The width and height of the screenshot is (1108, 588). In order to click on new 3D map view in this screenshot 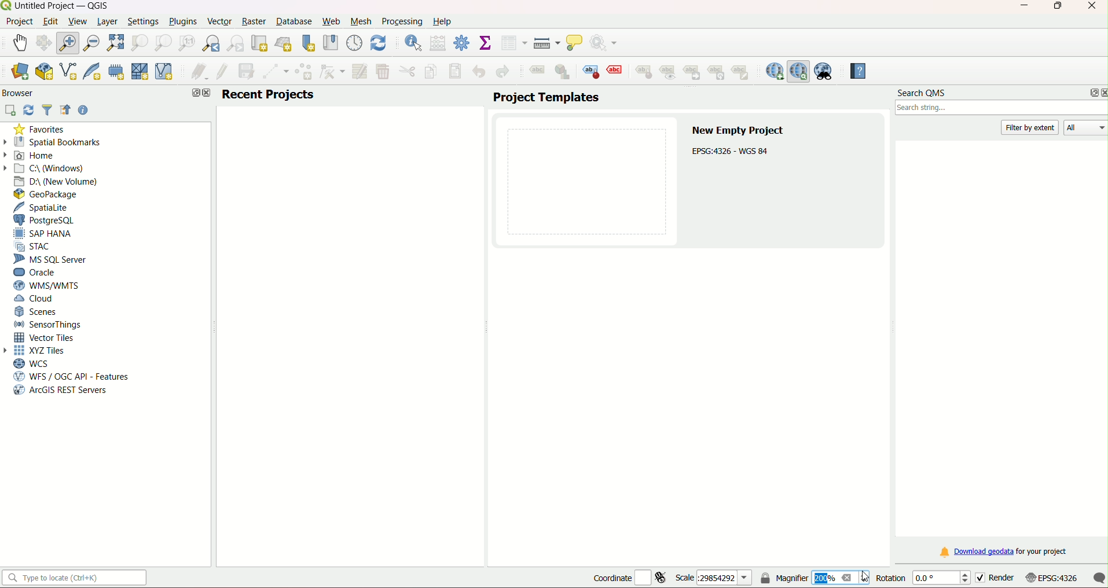, I will do `click(285, 43)`.